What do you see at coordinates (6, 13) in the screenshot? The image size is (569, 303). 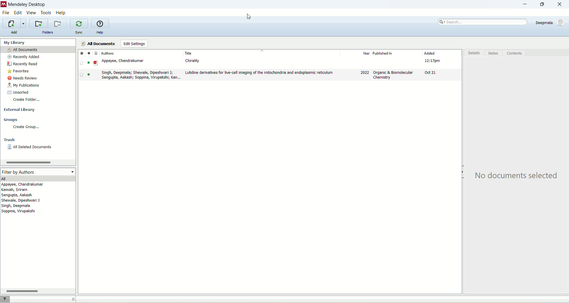 I see `file` at bounding box center [6, 13].